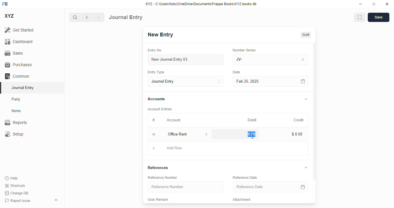 The image size is (394, 208). What do you see at coordinates (158, 168) in the screenshot?
I see `references` at bounding box center [158, 168].